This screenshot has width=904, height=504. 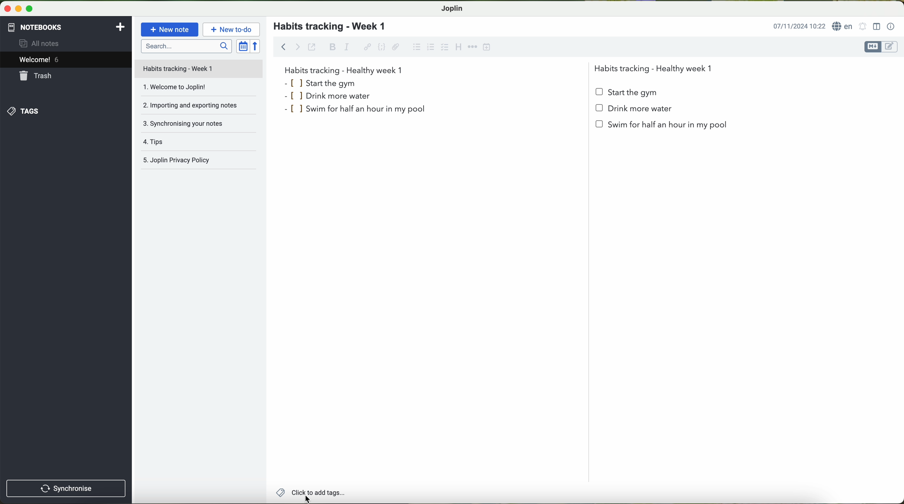 What do you see at coordinates (17, 8) in the screenshot?
I see `minimize` at bounding box center [17, 8].